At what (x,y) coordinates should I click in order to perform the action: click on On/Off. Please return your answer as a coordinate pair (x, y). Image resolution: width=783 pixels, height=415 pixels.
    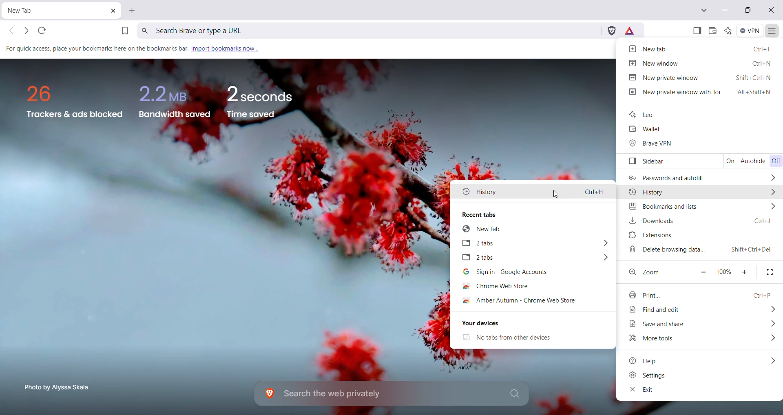
    Looking at the image, I should click on (776, 160).